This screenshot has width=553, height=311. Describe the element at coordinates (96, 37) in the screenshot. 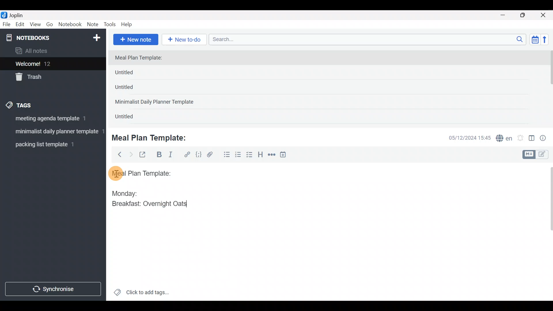

I see `New` at that location.